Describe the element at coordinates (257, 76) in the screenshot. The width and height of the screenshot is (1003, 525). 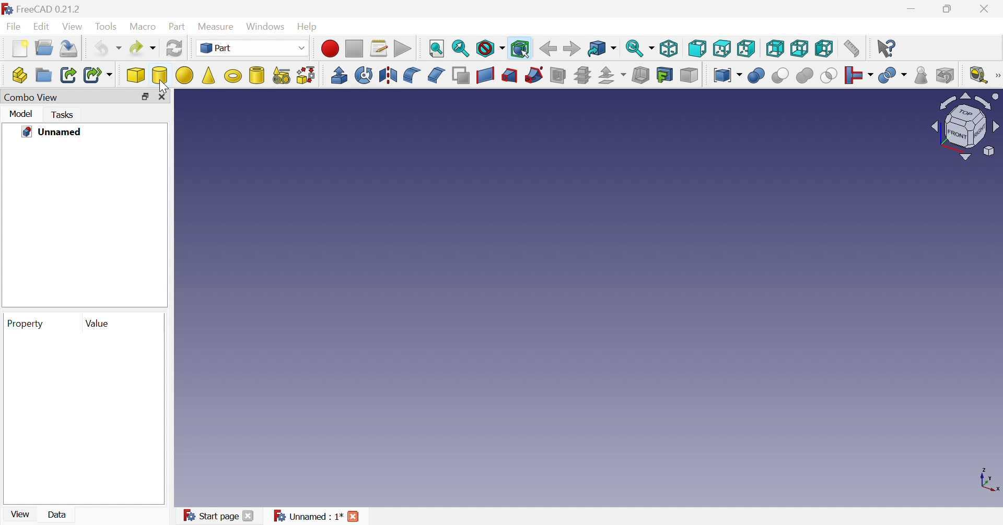
I see `cylinder` at that location.